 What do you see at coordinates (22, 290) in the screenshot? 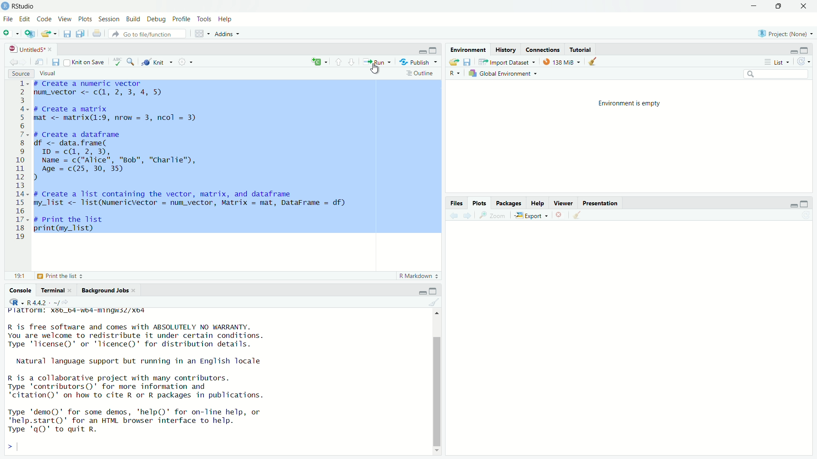
I see `Console` at bounding box center [22, 290].